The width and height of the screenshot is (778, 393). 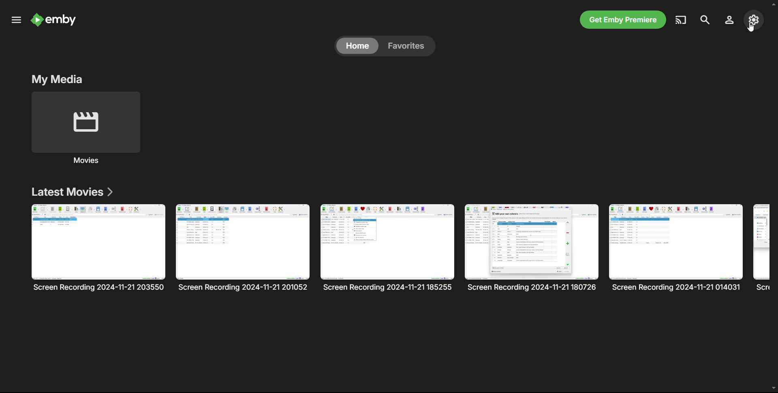 What do you see at coordinates (72, 192) in the screenshot?
I see `latest movies` at bounding box center [72, 192].